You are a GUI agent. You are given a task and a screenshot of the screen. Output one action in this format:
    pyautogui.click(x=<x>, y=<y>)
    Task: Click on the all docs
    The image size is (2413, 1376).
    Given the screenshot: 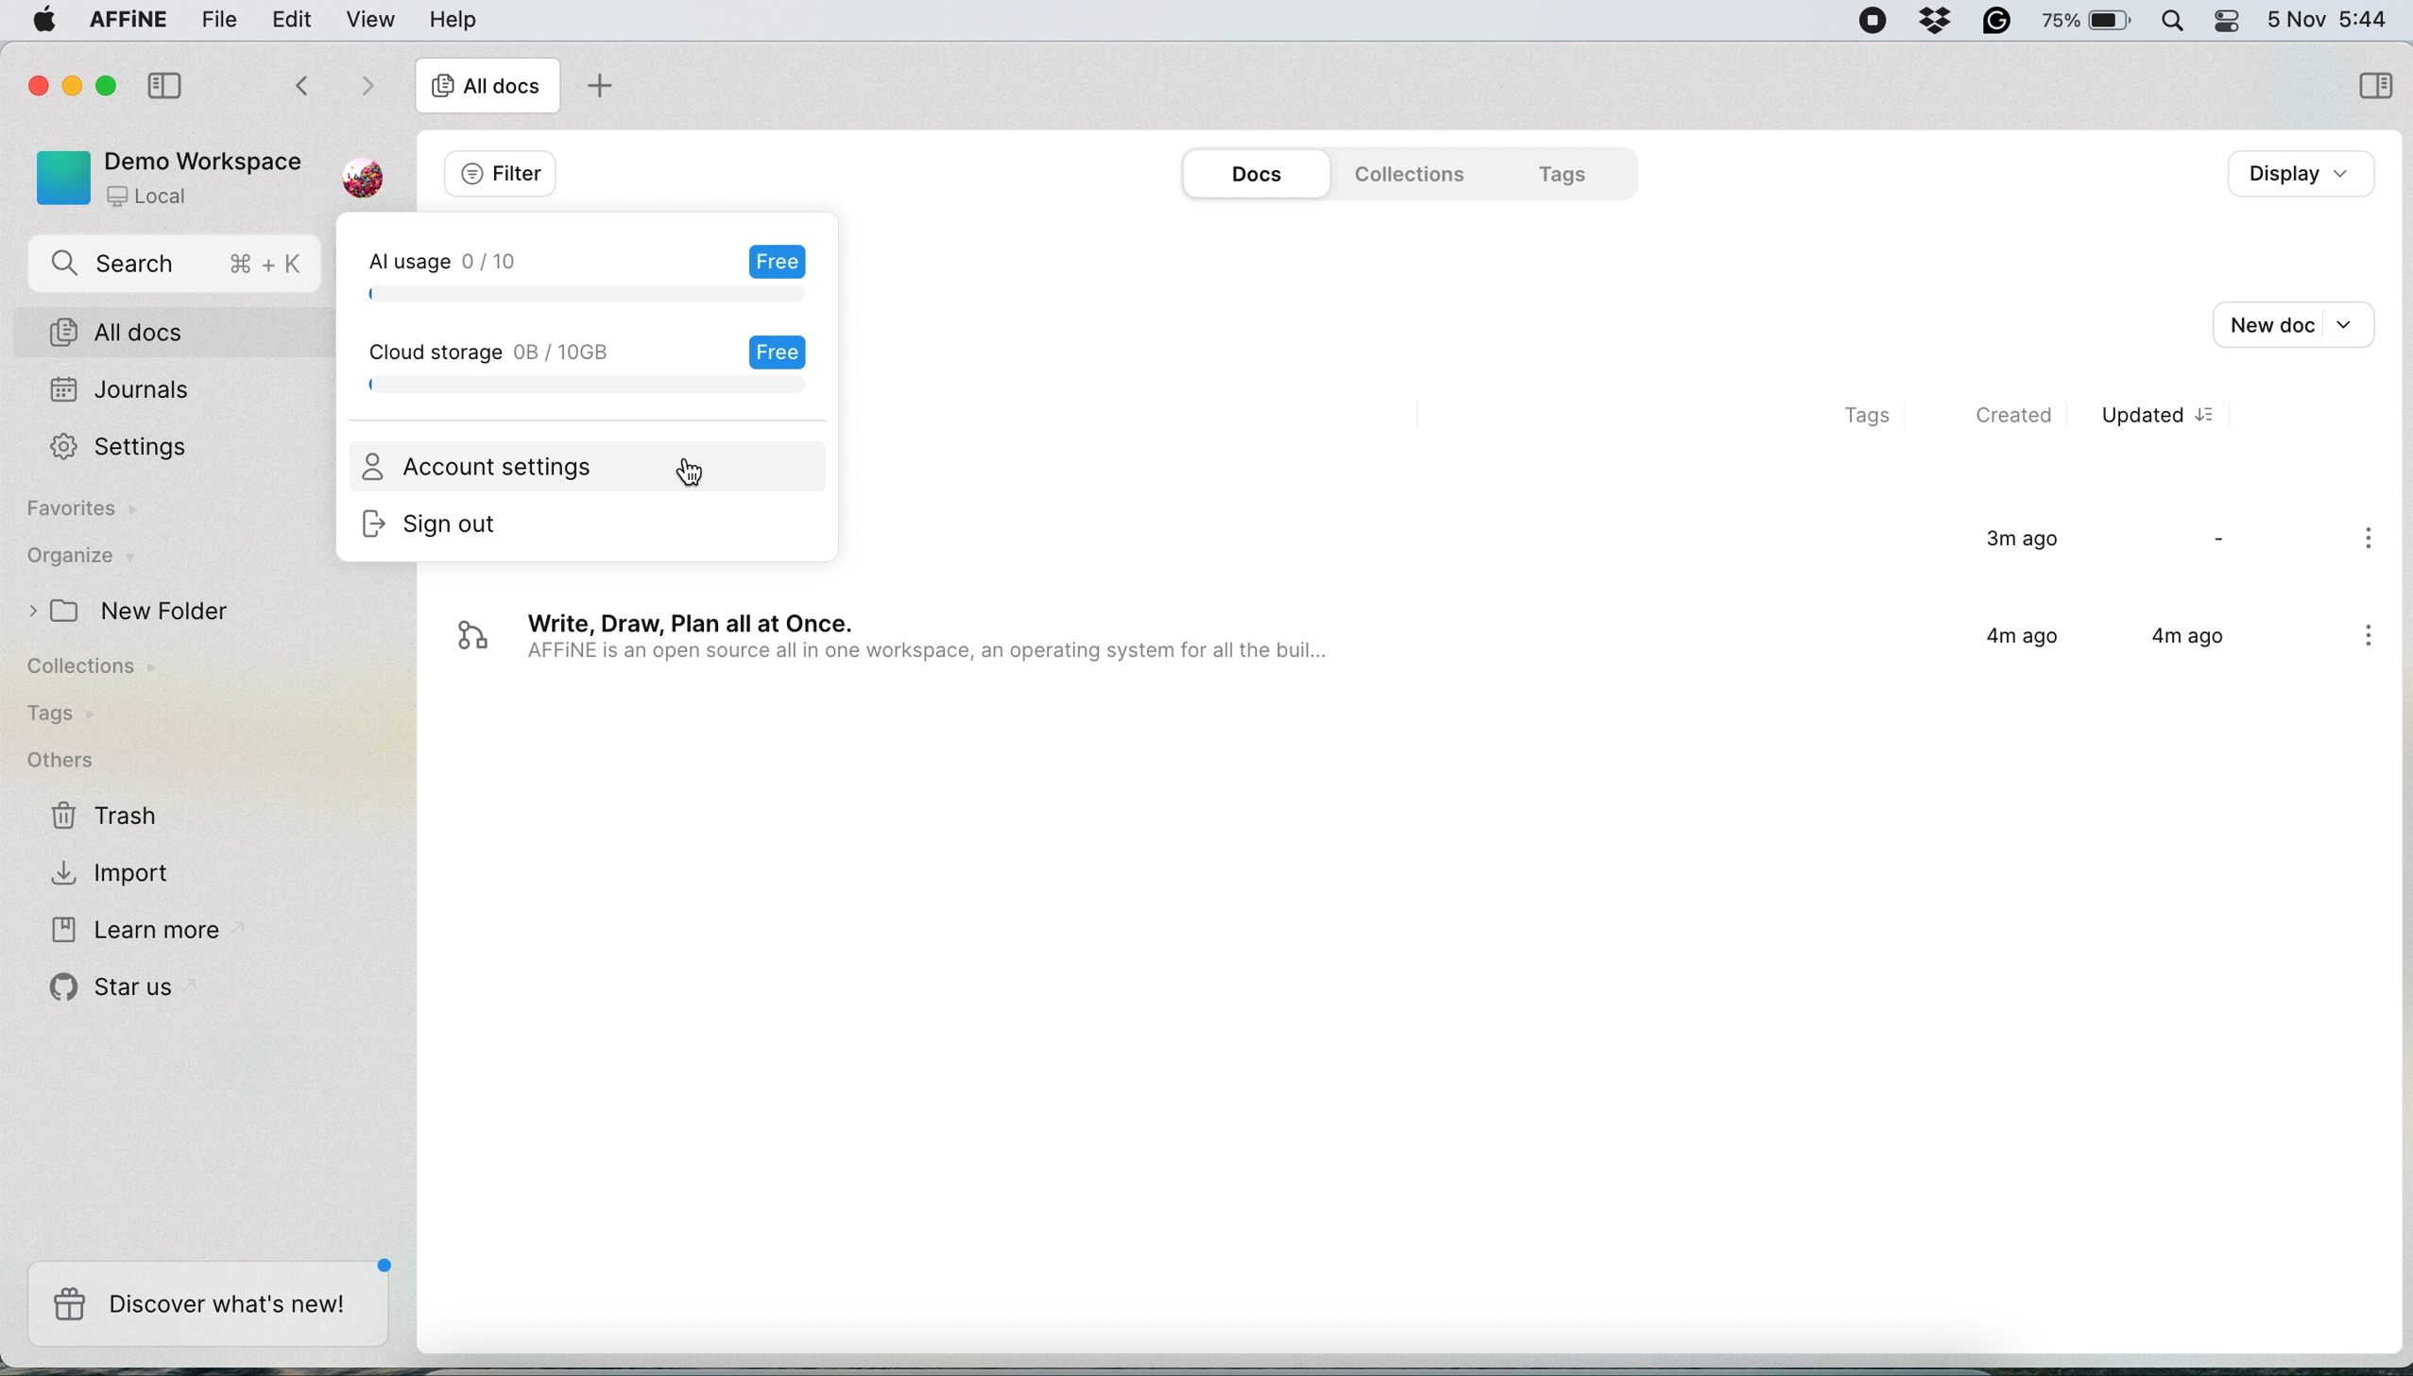 What is the action you would take?
    pyautogui.click(x=487, y=89)
    